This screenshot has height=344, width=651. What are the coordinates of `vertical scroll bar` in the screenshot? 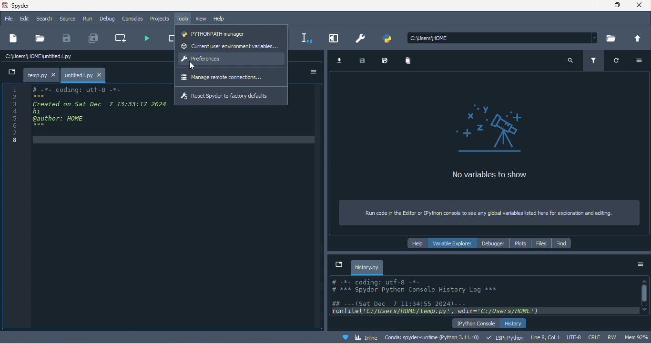 It's located at (644, 294).